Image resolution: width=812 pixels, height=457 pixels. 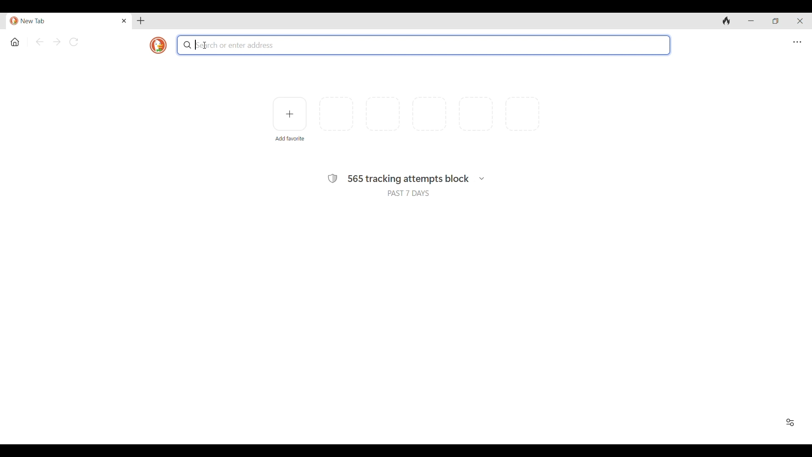 What do you see at coordinates (332, 178) in the screenshot?
I see `Browser safety symbol` at bounding box center [332, 178].